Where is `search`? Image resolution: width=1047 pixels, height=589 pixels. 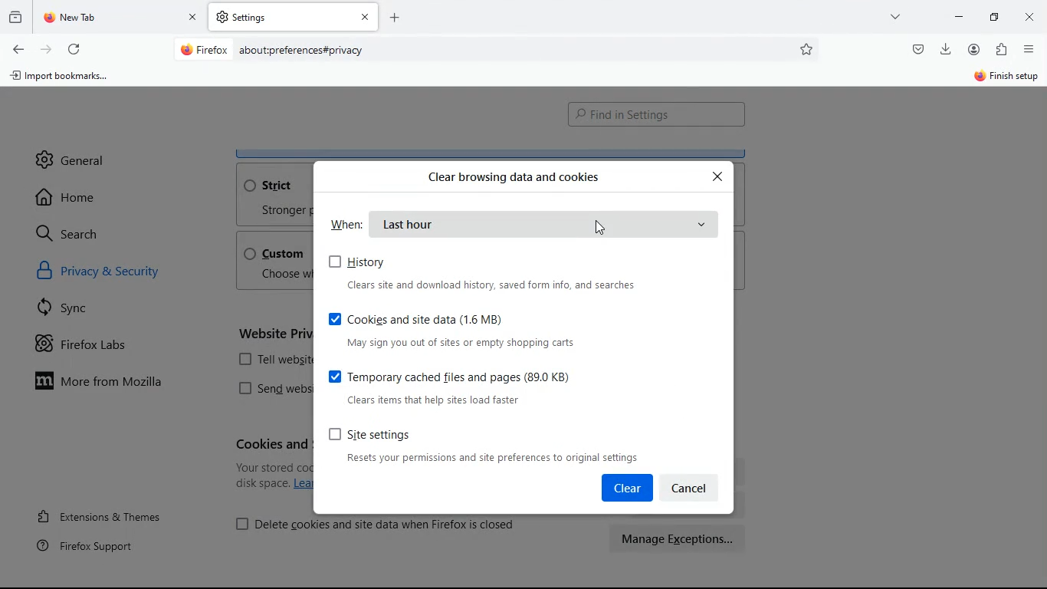 search is located at coordinates (77, 233).